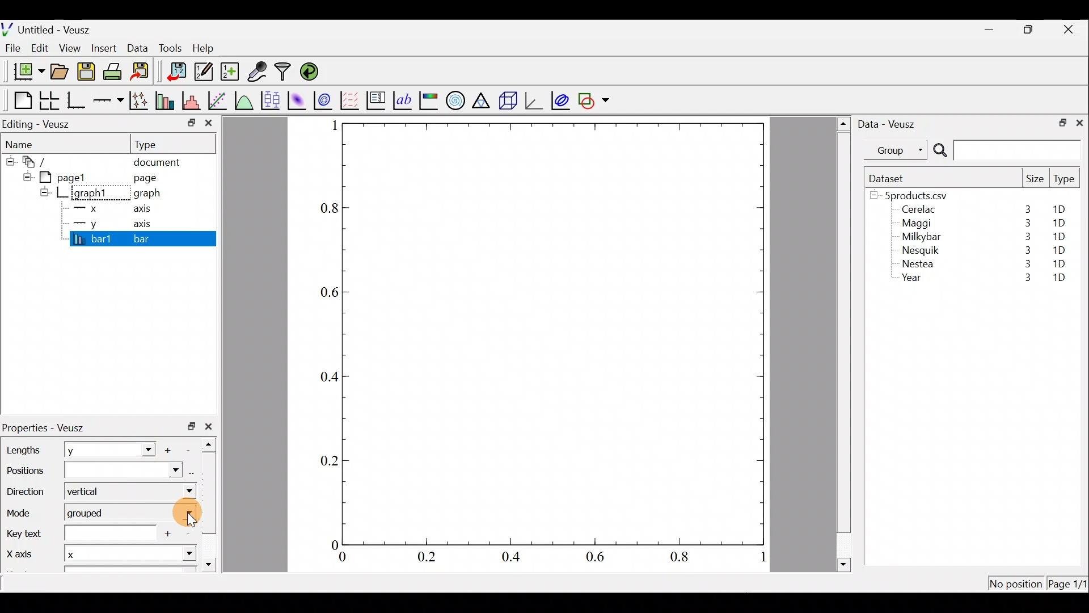 This screenshot has height=613, width=1089. I want to click on Remove item, so click(192, 449).